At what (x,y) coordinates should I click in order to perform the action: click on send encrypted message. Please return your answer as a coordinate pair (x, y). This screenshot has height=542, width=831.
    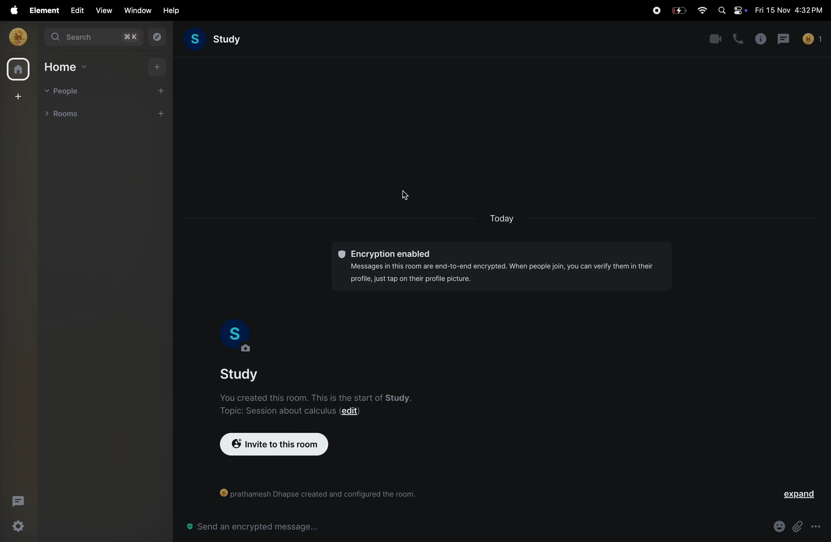
    Looking at the image, I should click on (250, 527).